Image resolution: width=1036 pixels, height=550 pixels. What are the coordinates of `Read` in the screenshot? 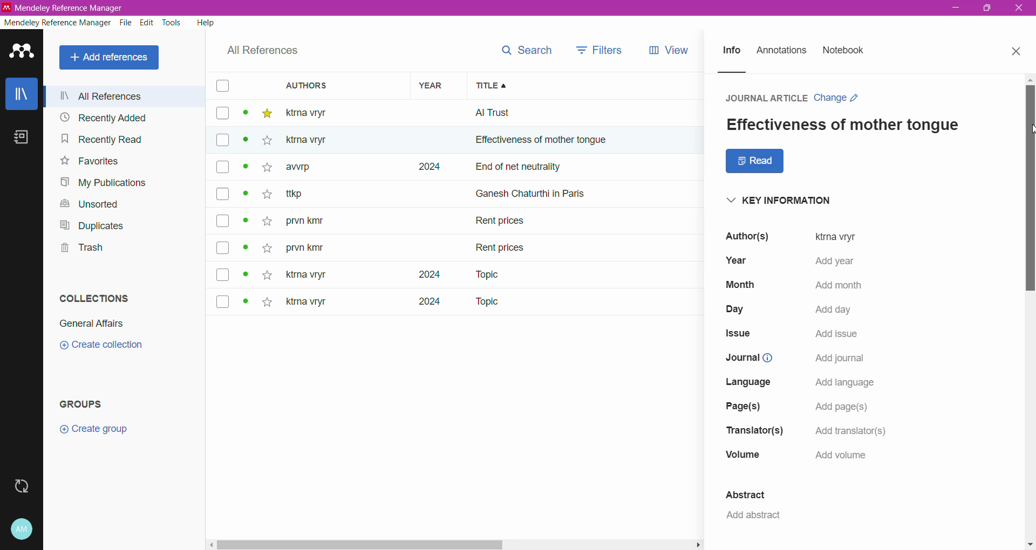 It's located at (754, 161).